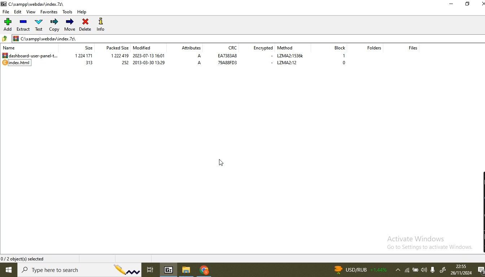  Describe the element at coordinates (49, 12) in the screenshot. I see `favorites` at that location.